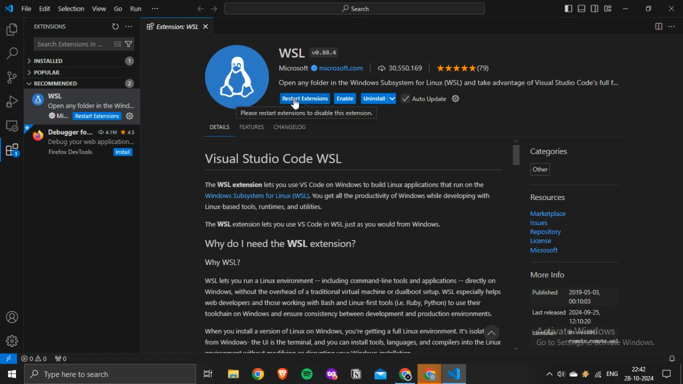 The width and height of the screenshot is (683, 384). What do you see at coordinates (47, 72) in the screenshot?
I see `POPULAR` at bounding box center [47, 72].